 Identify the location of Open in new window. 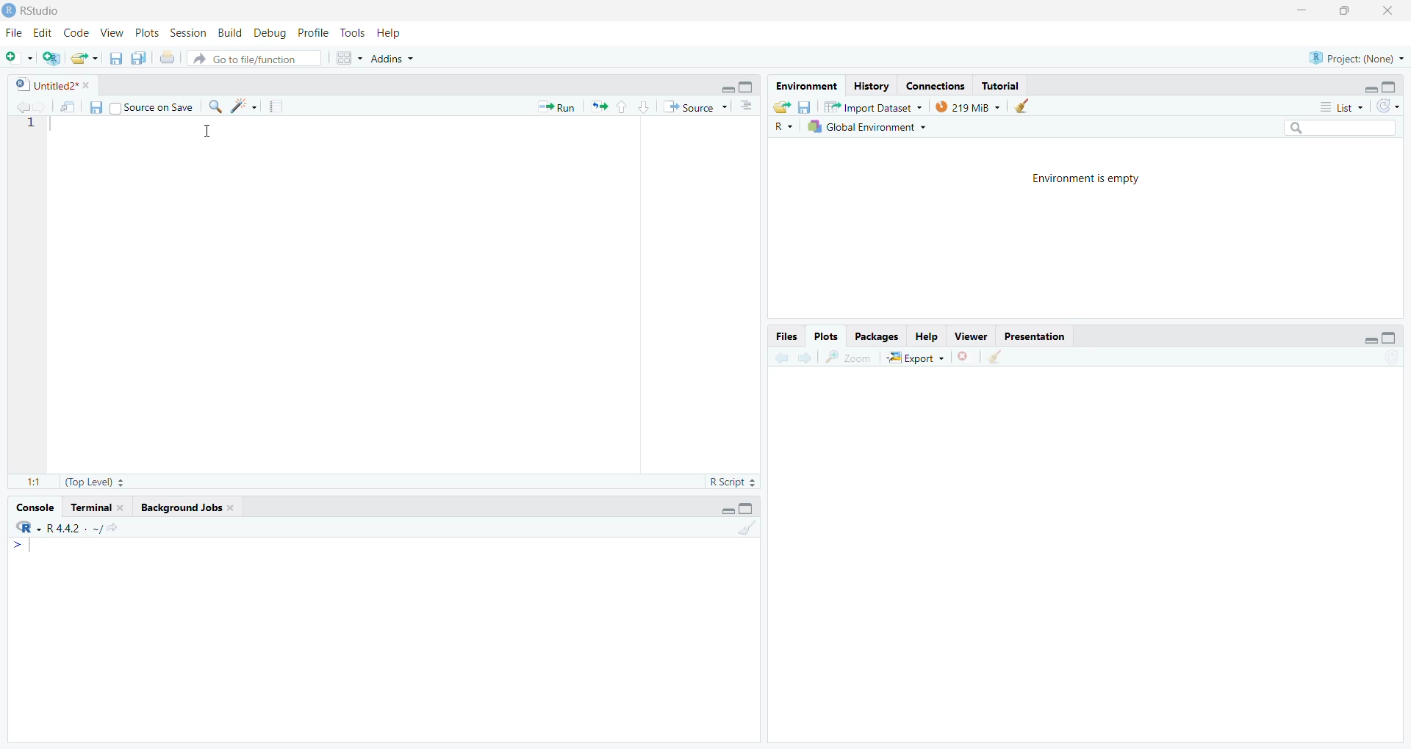
(69, 106).